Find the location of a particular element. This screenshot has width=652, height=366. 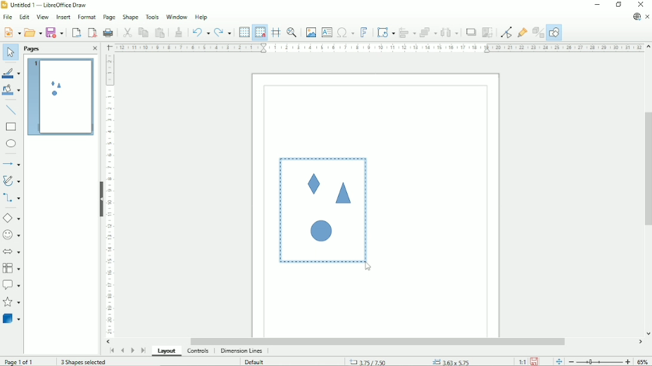

Pages is located at coordinates (33, 49).